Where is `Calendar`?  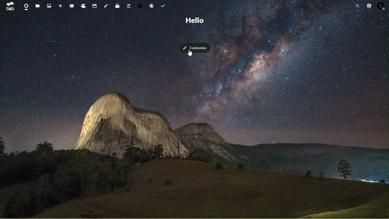
Calendar is located at coordinates (96, 6).